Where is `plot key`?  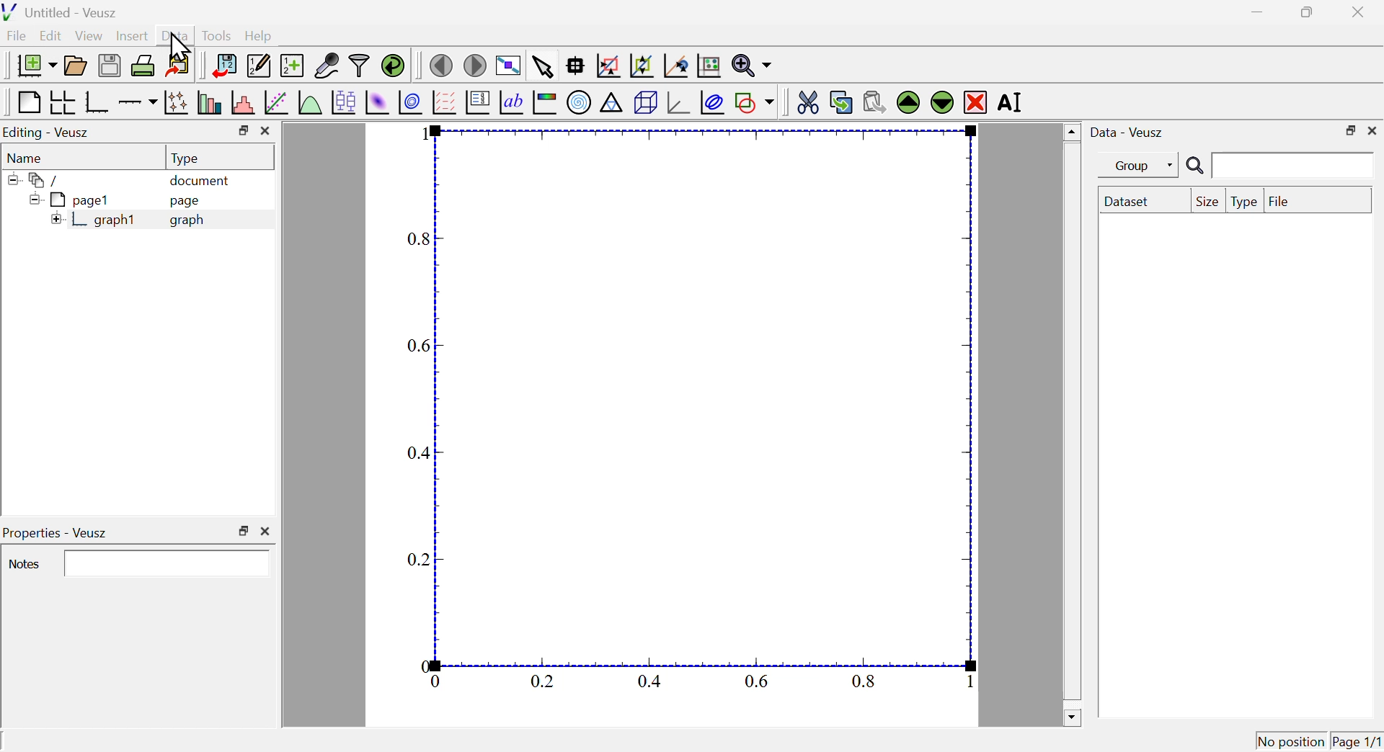
plot key is located at coordinates (478, 104).